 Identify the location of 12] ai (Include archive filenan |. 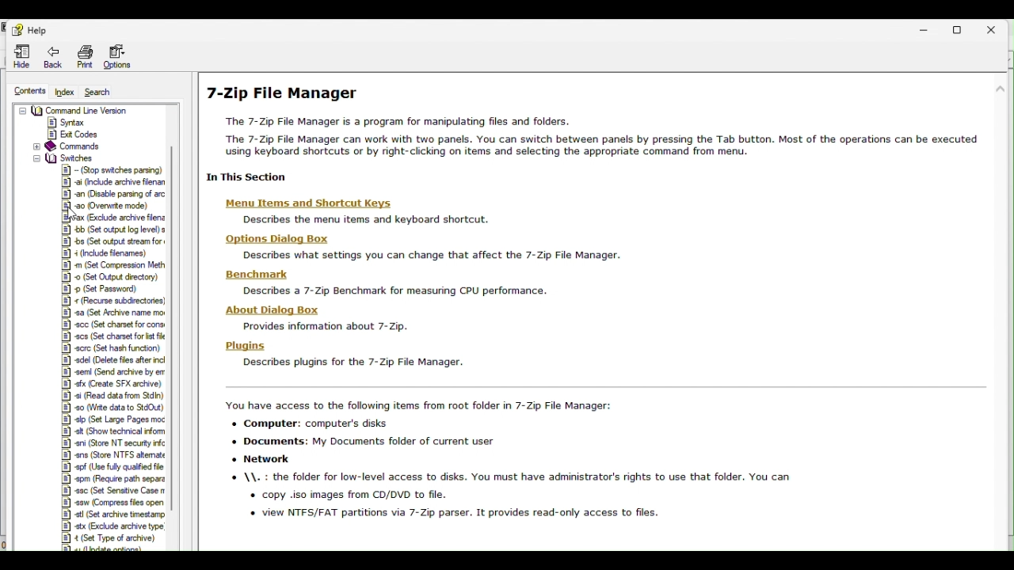
(117, 180).